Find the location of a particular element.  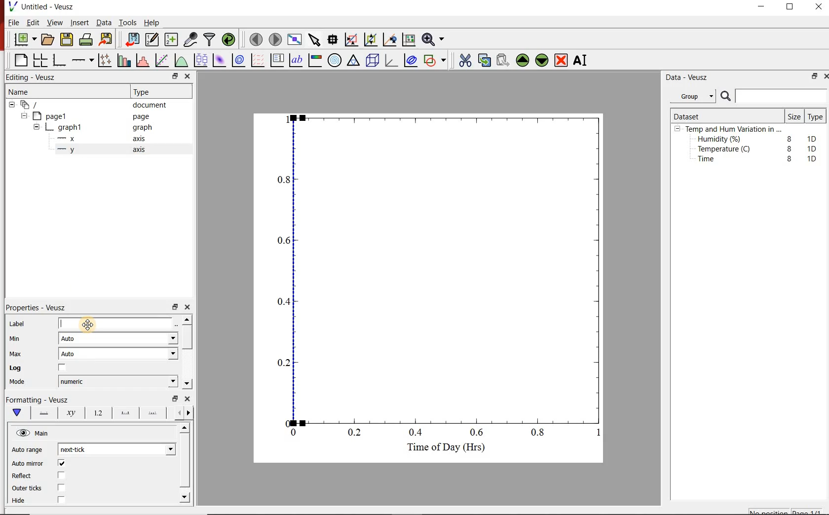

close is located at coordinates (819, 7).